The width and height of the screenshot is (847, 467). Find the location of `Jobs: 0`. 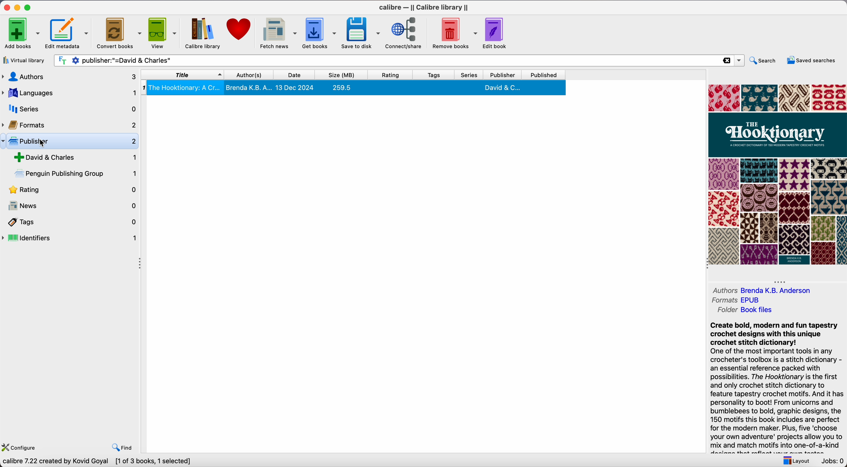

Jobs: 0 is located at coordinates (832, 461).